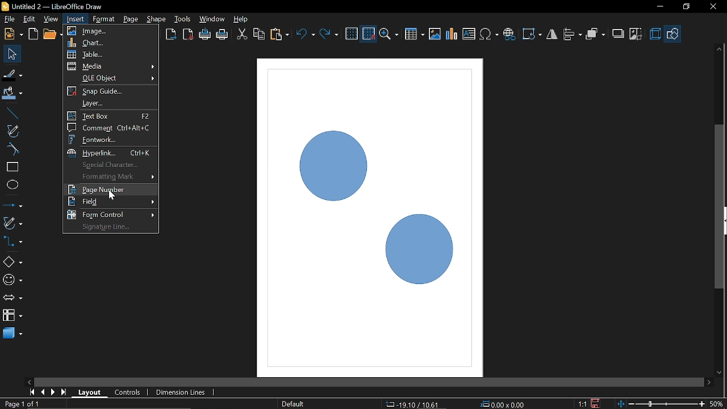 The width and height of the screenshot is (727, 409). Describe the element at coordinates (28, 380) in the screenshot. I see `Move left` at that location.